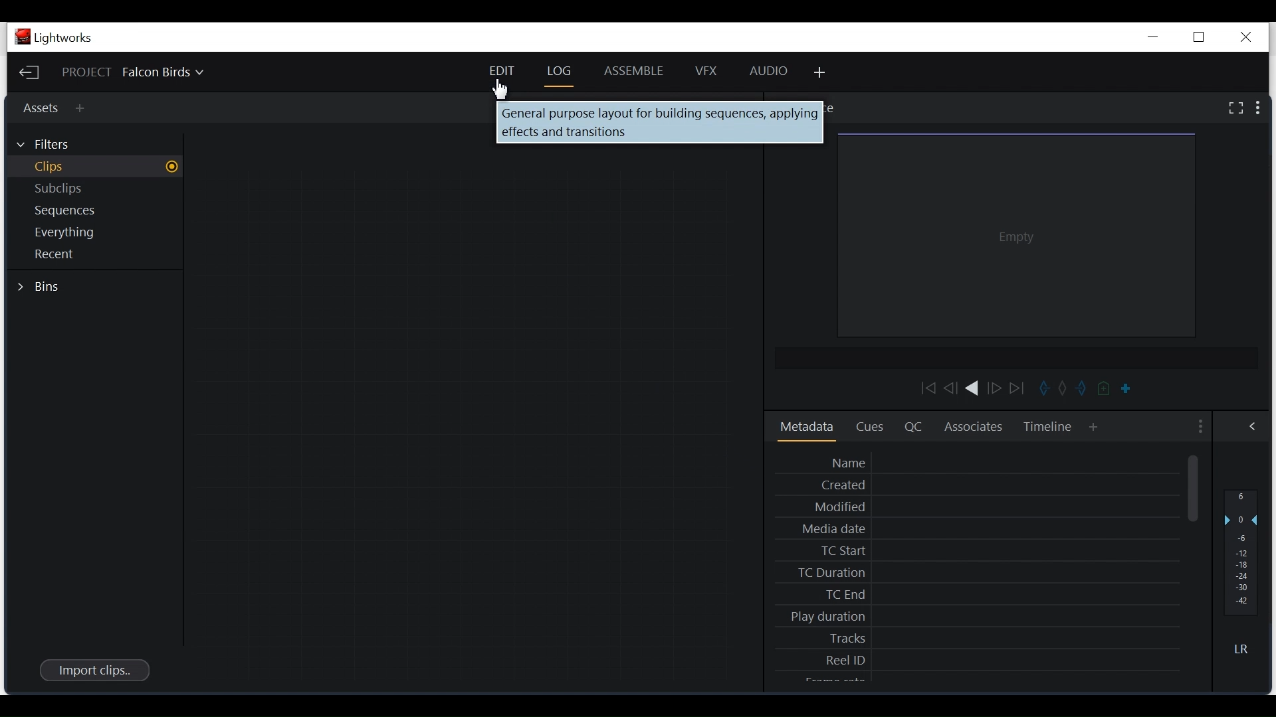 The height and width of the screenshot is (717, 1276). Describe the element at coordinates (95, 166) in the screenshot. I see `Show Clips within the project` at that location.